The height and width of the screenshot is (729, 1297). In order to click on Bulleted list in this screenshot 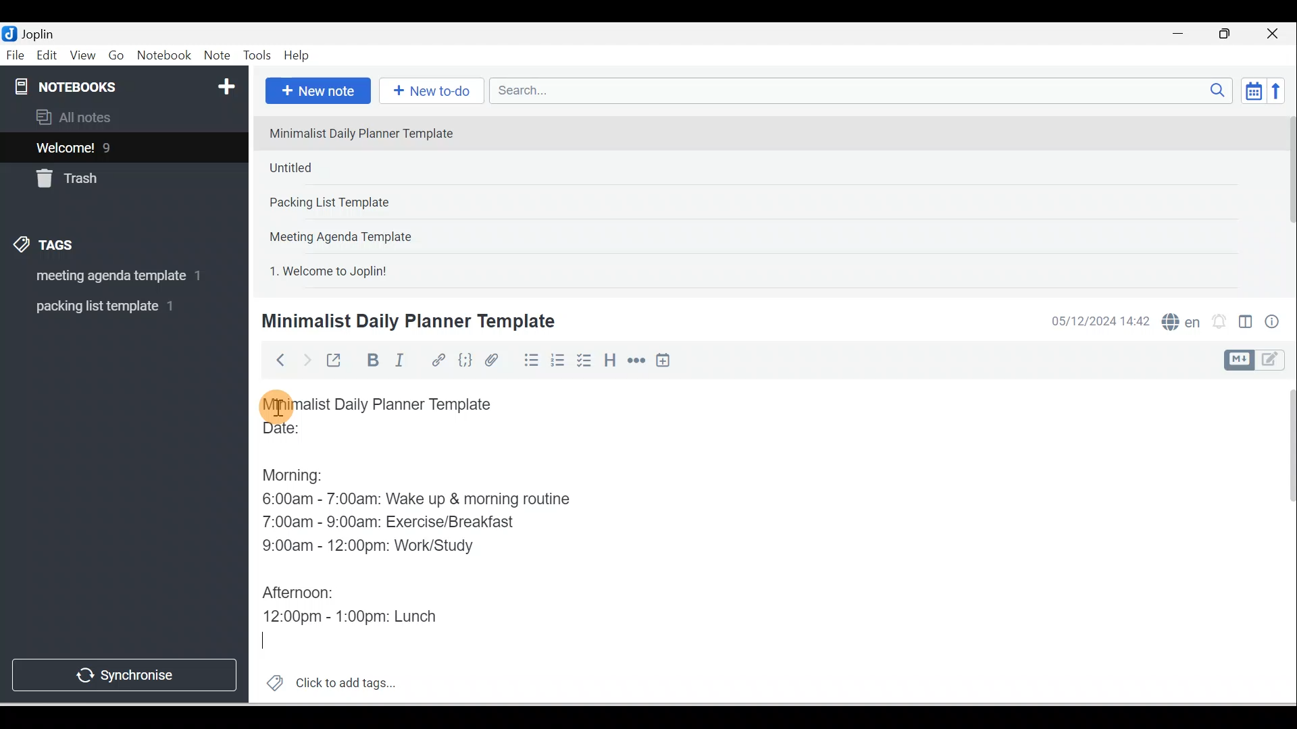, I will do `click(528, 360)`.